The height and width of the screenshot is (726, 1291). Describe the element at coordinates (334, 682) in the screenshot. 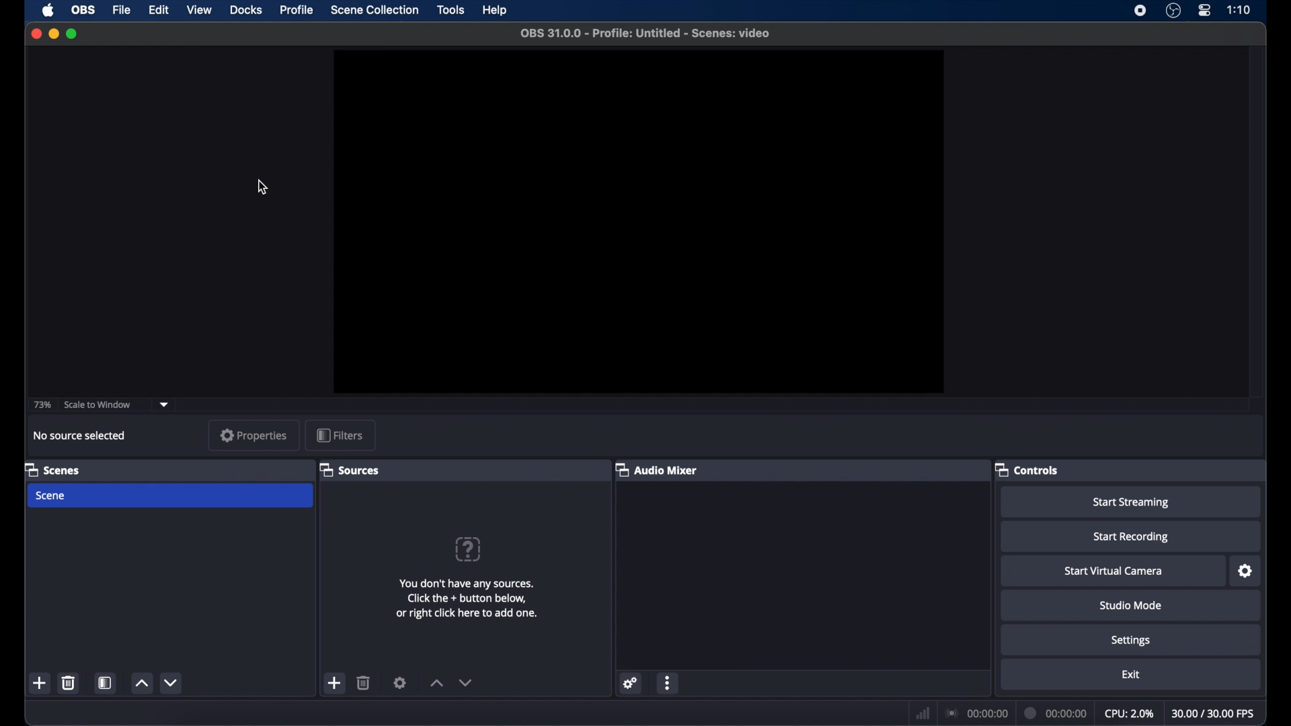

I see `add` at that location.